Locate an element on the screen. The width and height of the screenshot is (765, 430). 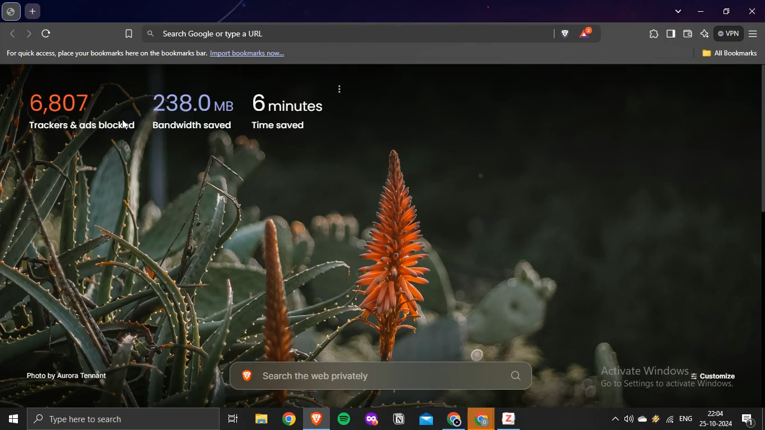
winamp agent is located at coordinates (656, 418).